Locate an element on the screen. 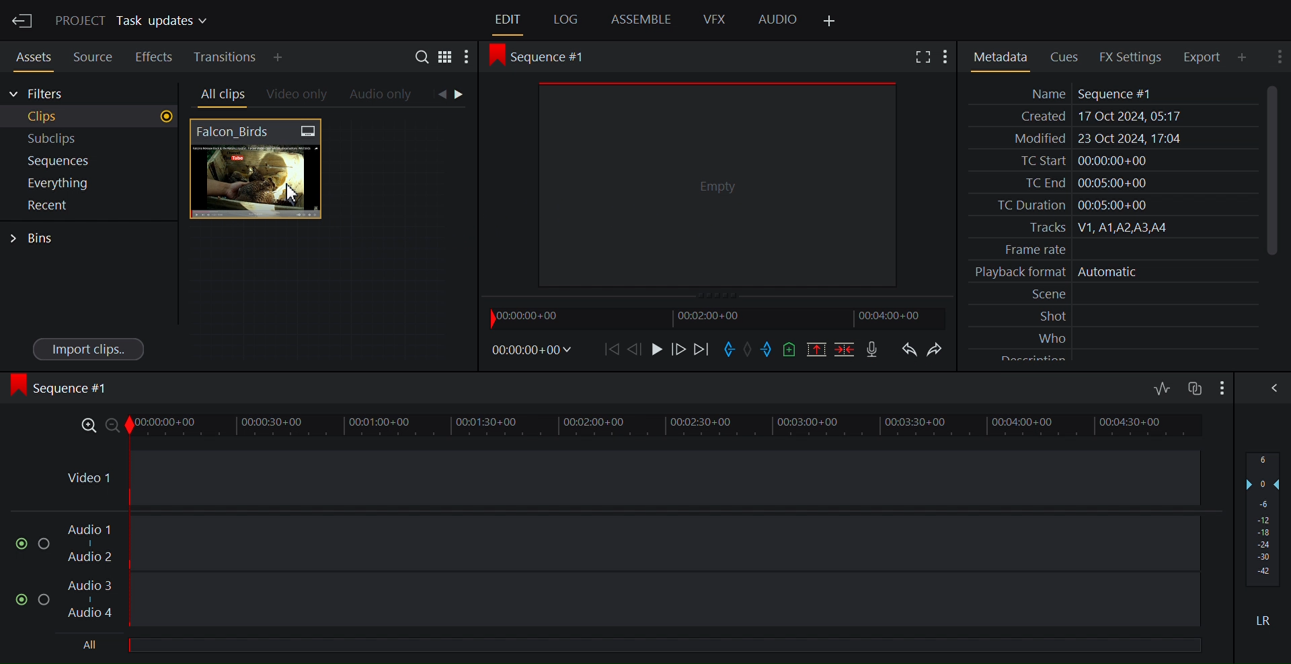  Video Track is located at coordinates (631, 478).